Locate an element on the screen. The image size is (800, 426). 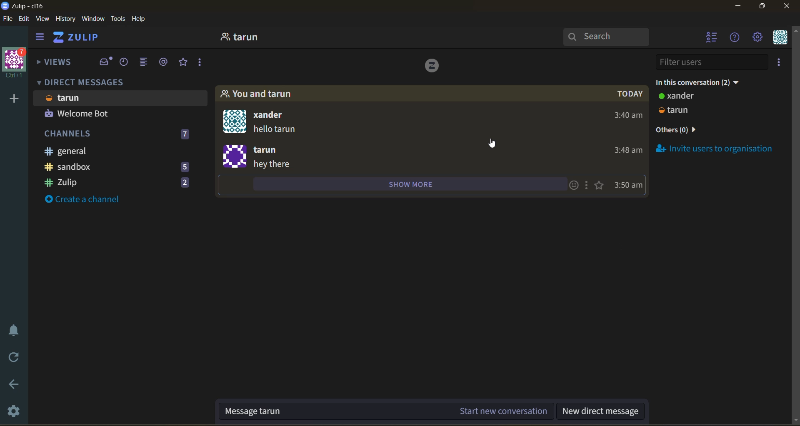
inbox is located at coordinates (105, 62).